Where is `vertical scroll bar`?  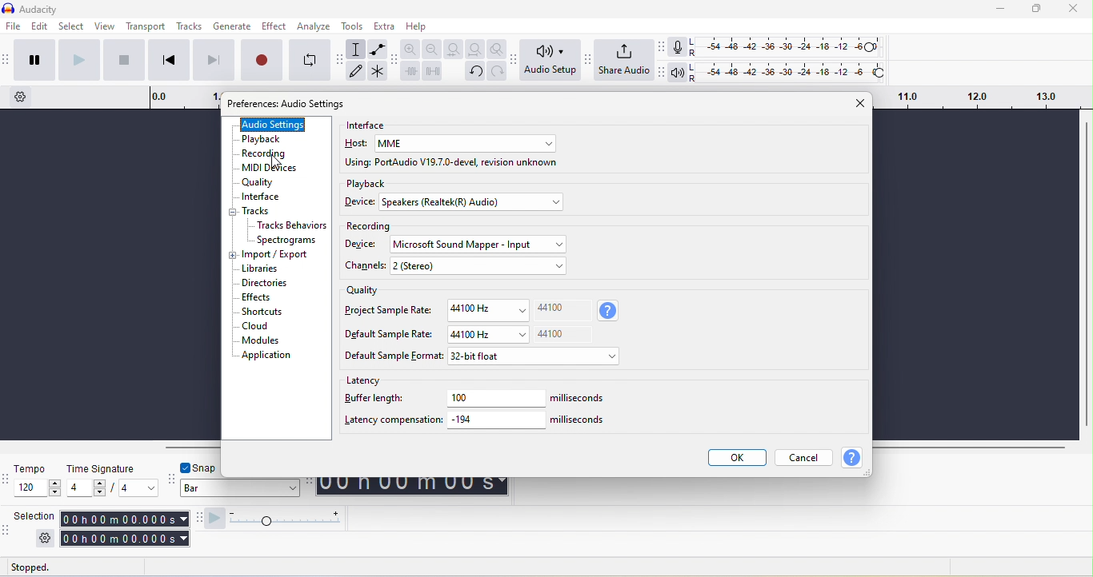
vertical scroll bar is located at coordinates (1085, 273).